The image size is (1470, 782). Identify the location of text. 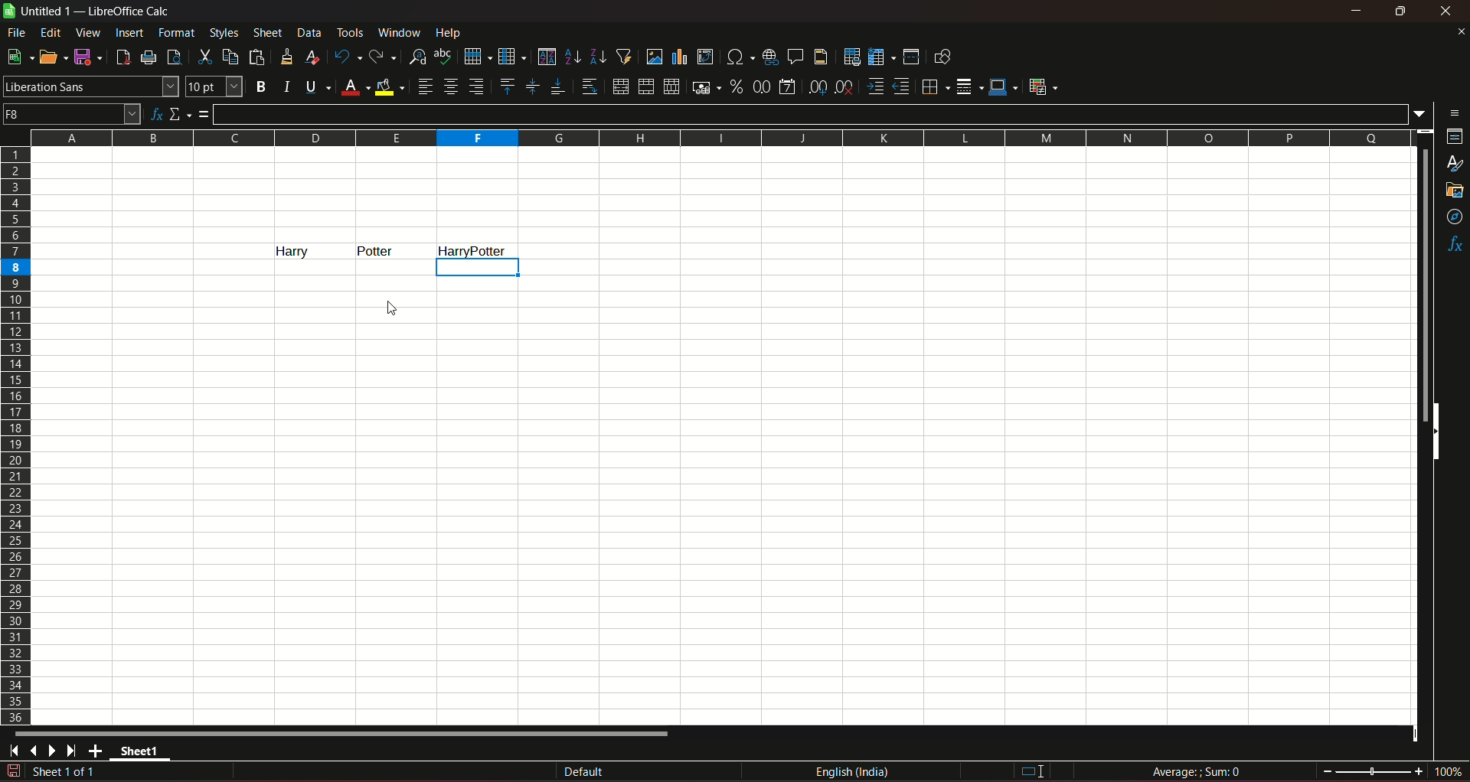
(284, 251).